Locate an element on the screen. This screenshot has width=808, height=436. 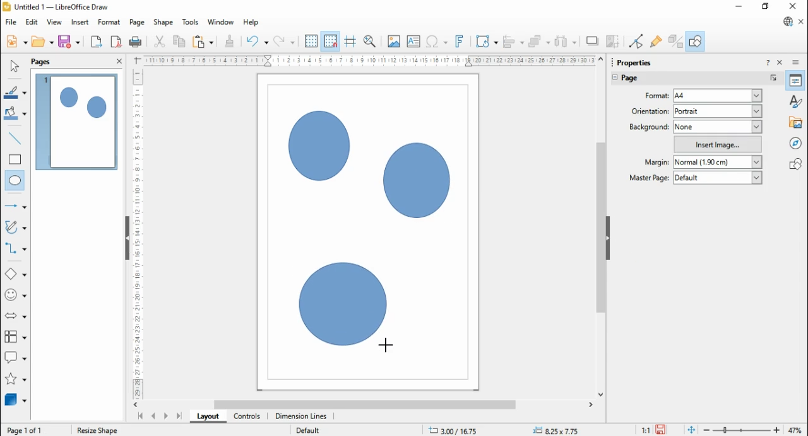
11 is located at coordinates (646, 430).